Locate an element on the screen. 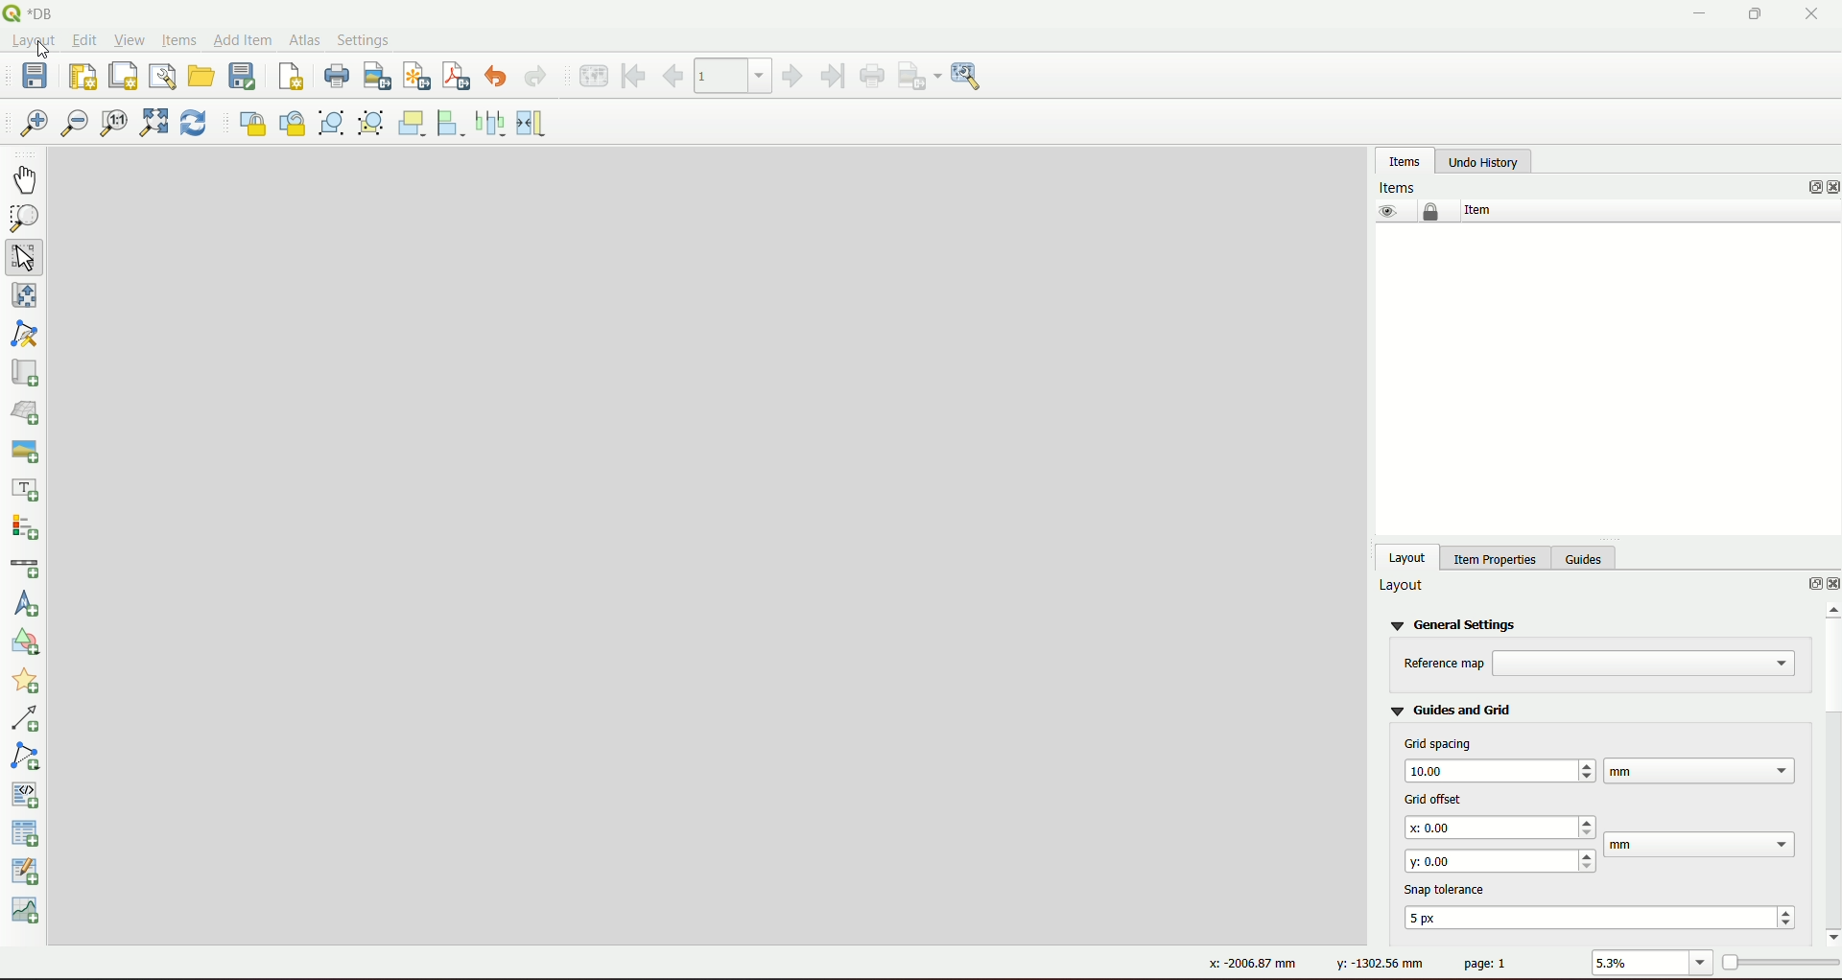 This screenshot has height=980, width=1842. options is located at coordinates (1815, 188).